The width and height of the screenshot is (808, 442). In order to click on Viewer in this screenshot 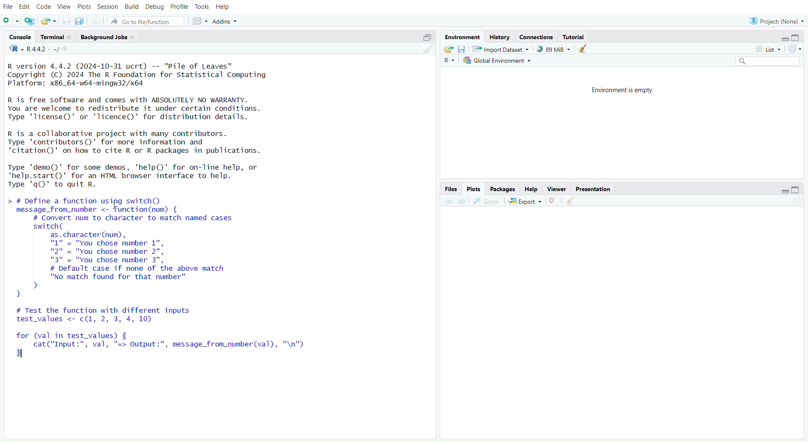, I will do `click(555, 189)`.